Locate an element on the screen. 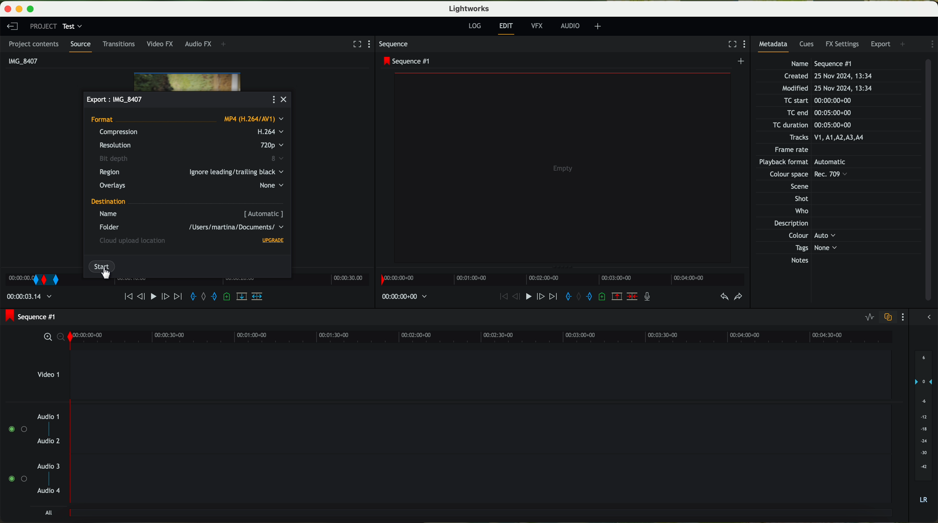 The width and height of the screenshot is (938, 523). nudge one frame foward is located at coordinates (539, 297).